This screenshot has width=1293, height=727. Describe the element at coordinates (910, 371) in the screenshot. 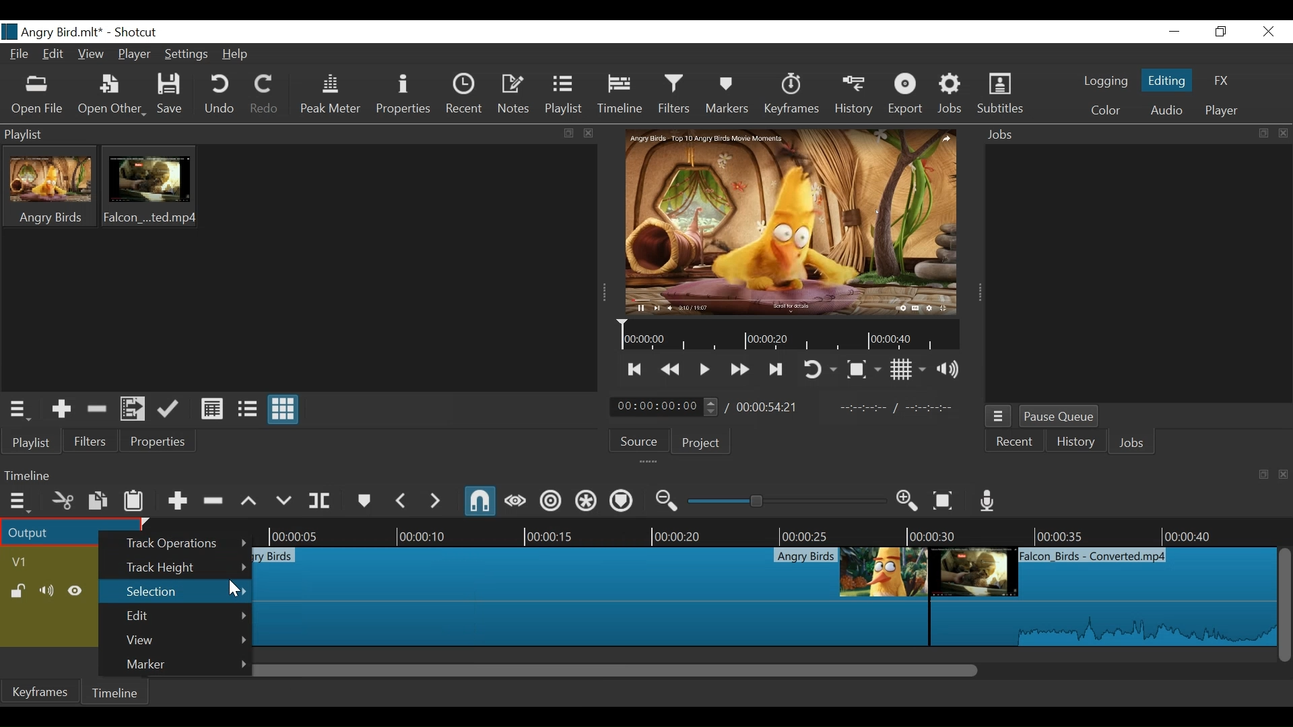

I see `Toggle display grid on player` at that location.